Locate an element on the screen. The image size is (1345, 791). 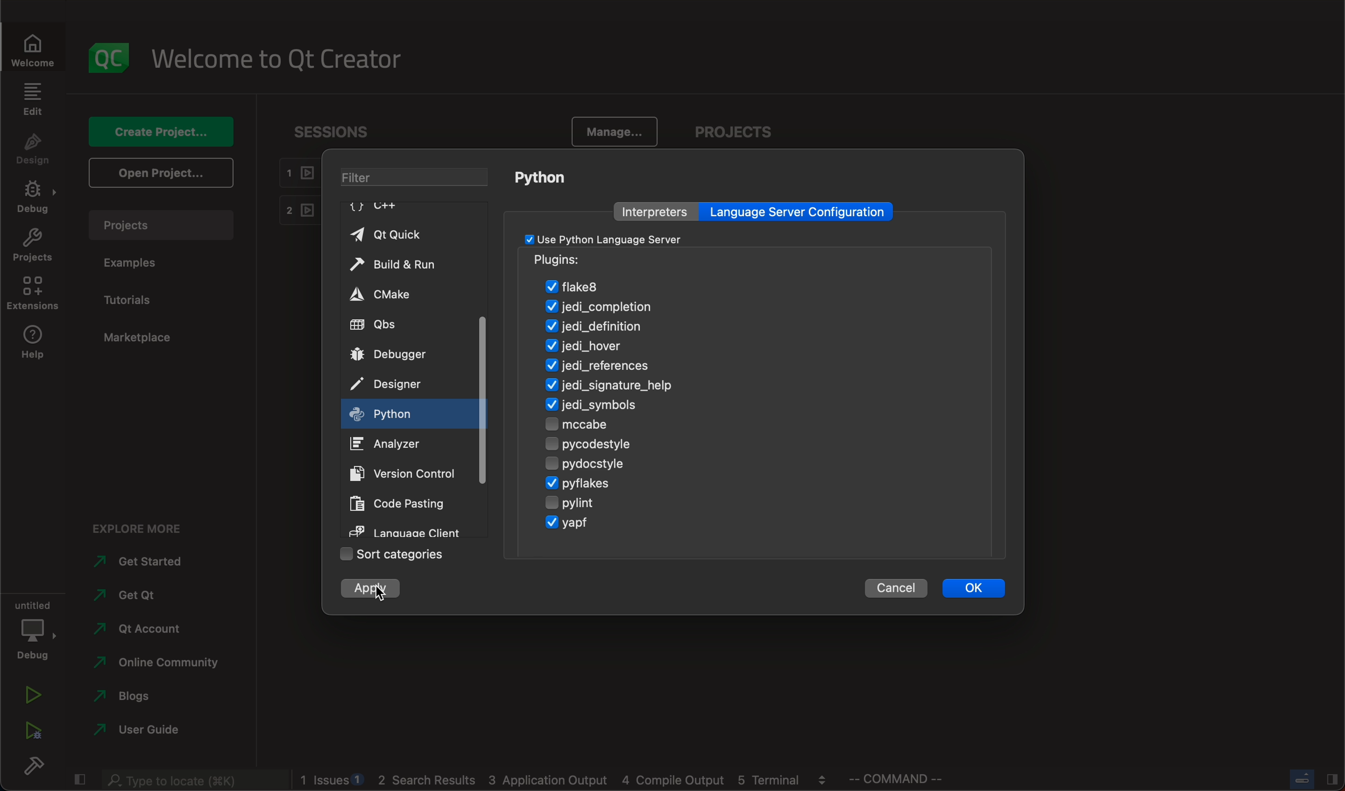
projects is located at coordinates (31, 246).